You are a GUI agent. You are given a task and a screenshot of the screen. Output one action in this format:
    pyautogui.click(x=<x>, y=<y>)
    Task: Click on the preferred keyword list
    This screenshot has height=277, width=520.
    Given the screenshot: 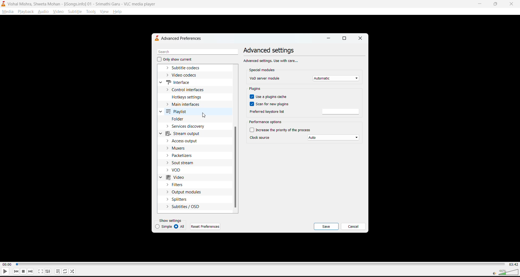 What is the action you would take?
    pyautogui.click(x=266, y=112)
    